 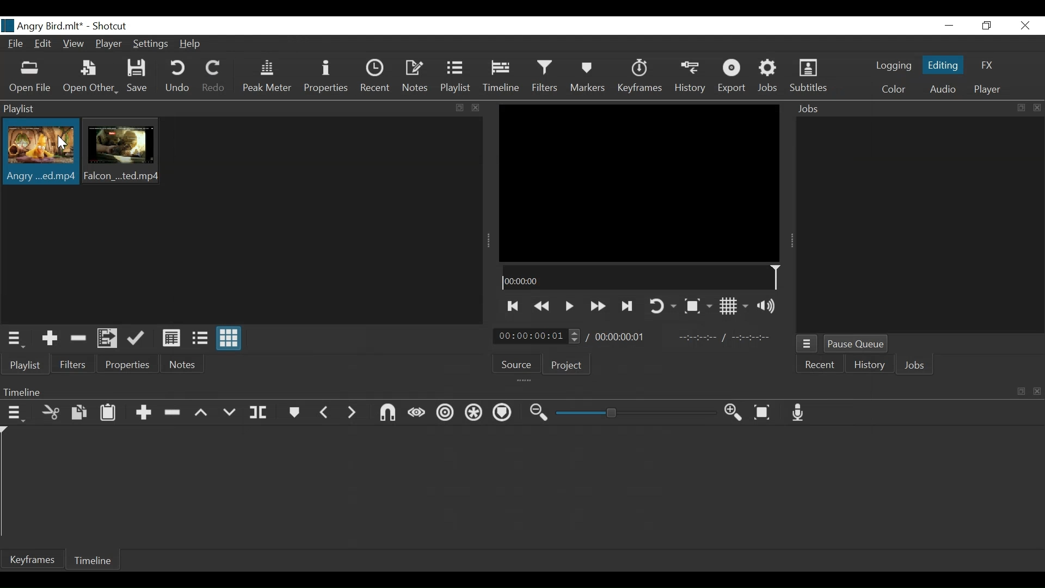 I want to click on Edit, so click(x=45, y=45).